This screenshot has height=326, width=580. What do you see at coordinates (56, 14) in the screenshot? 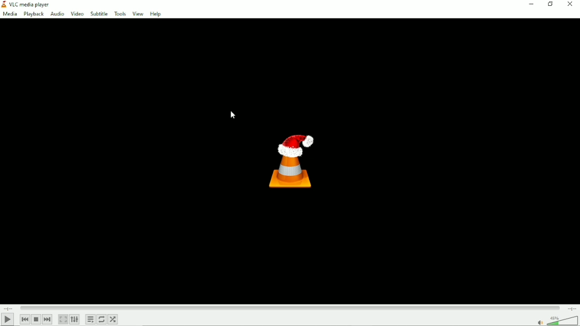
I see `Audio` at bounding box center [56, 14].